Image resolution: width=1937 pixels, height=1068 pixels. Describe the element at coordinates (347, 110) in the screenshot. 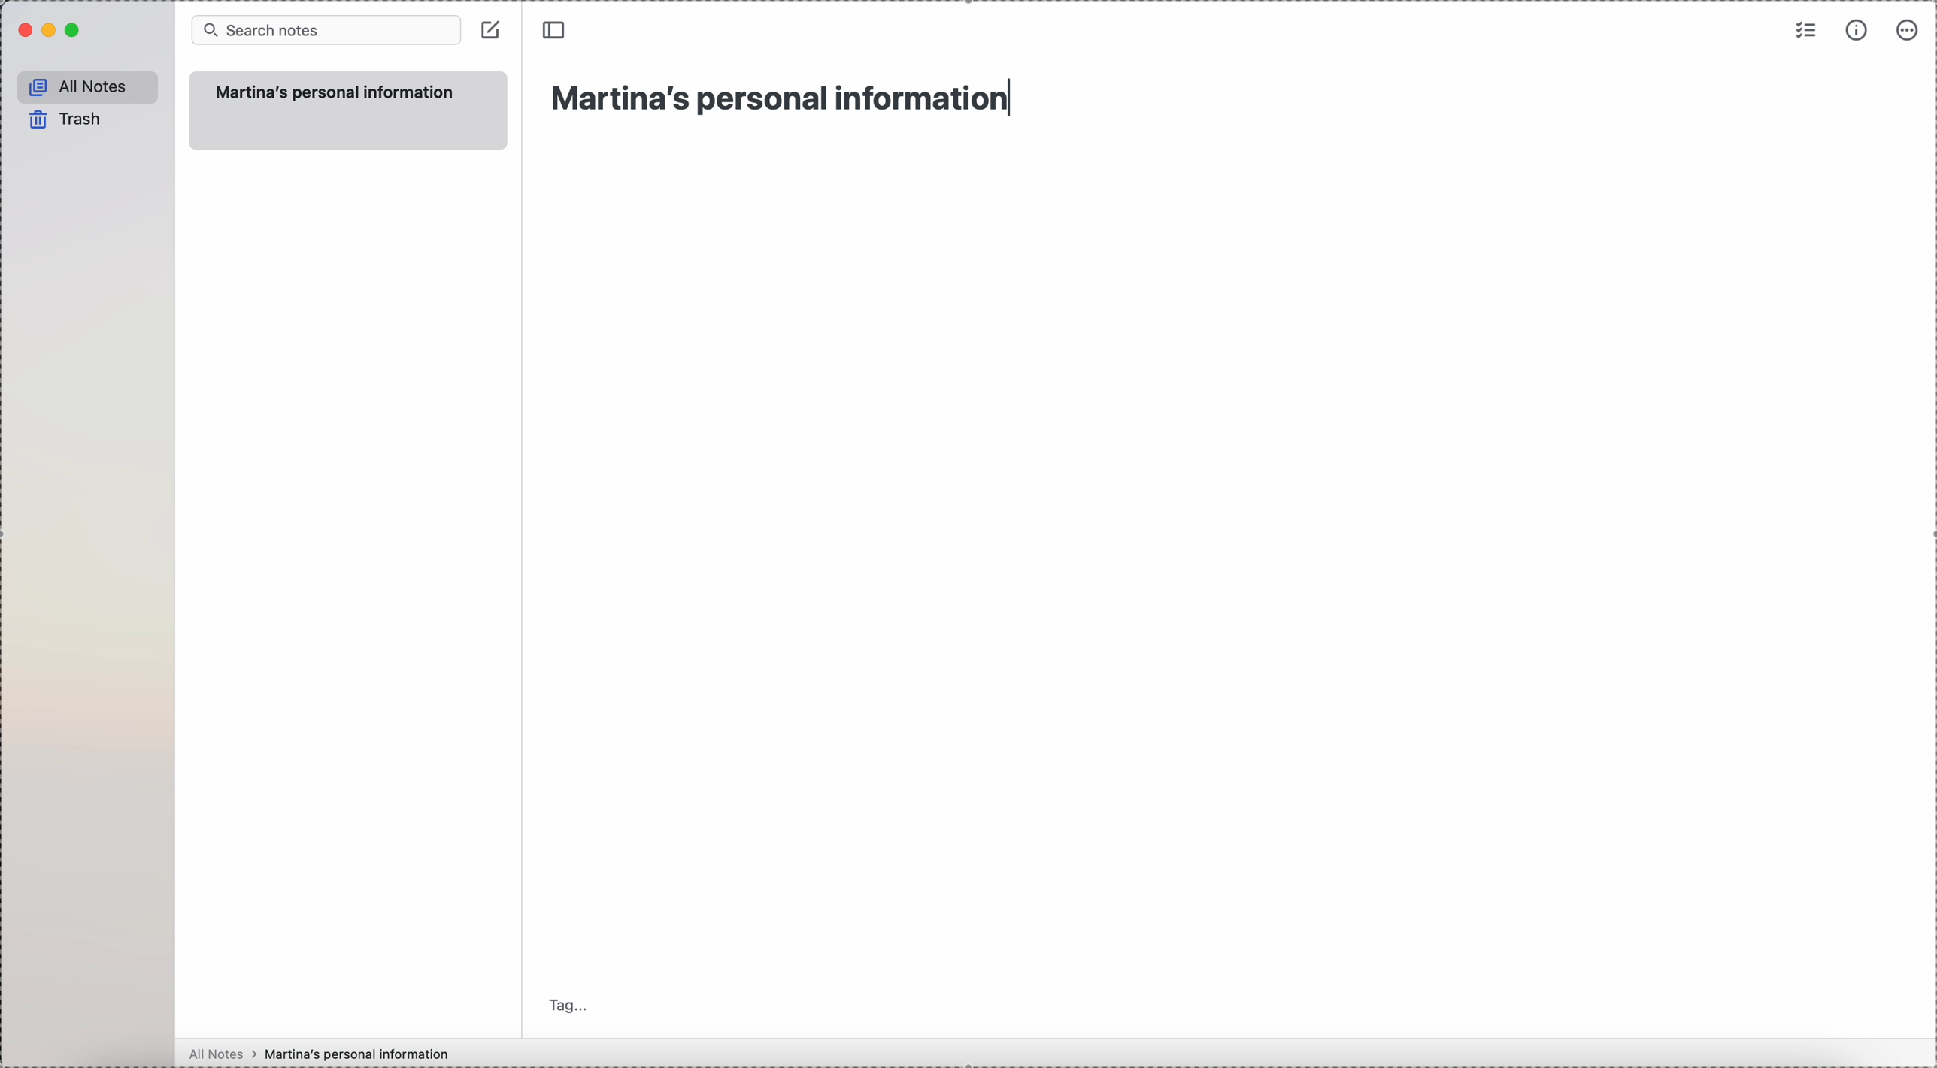

I see `new note` at that location.